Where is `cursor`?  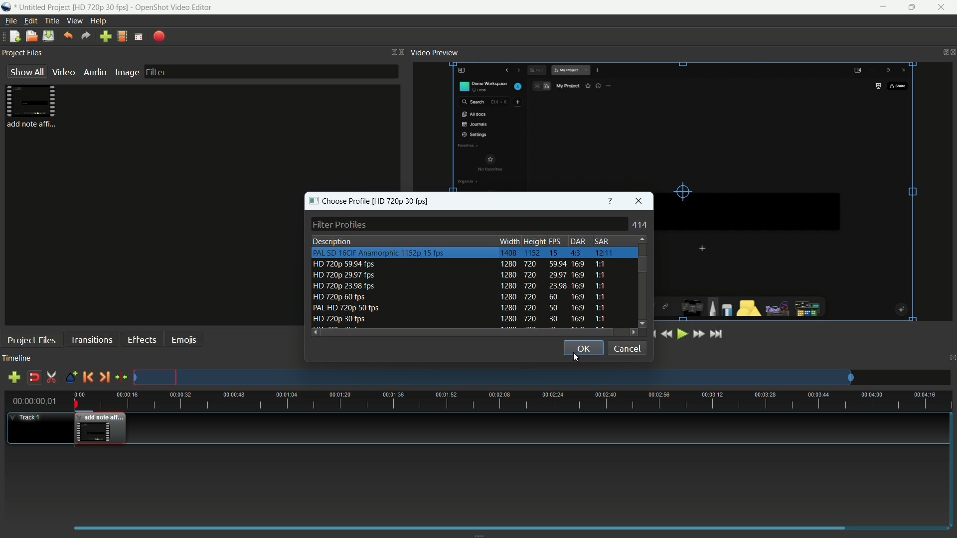 cursor is located at coordinates (575, 359).